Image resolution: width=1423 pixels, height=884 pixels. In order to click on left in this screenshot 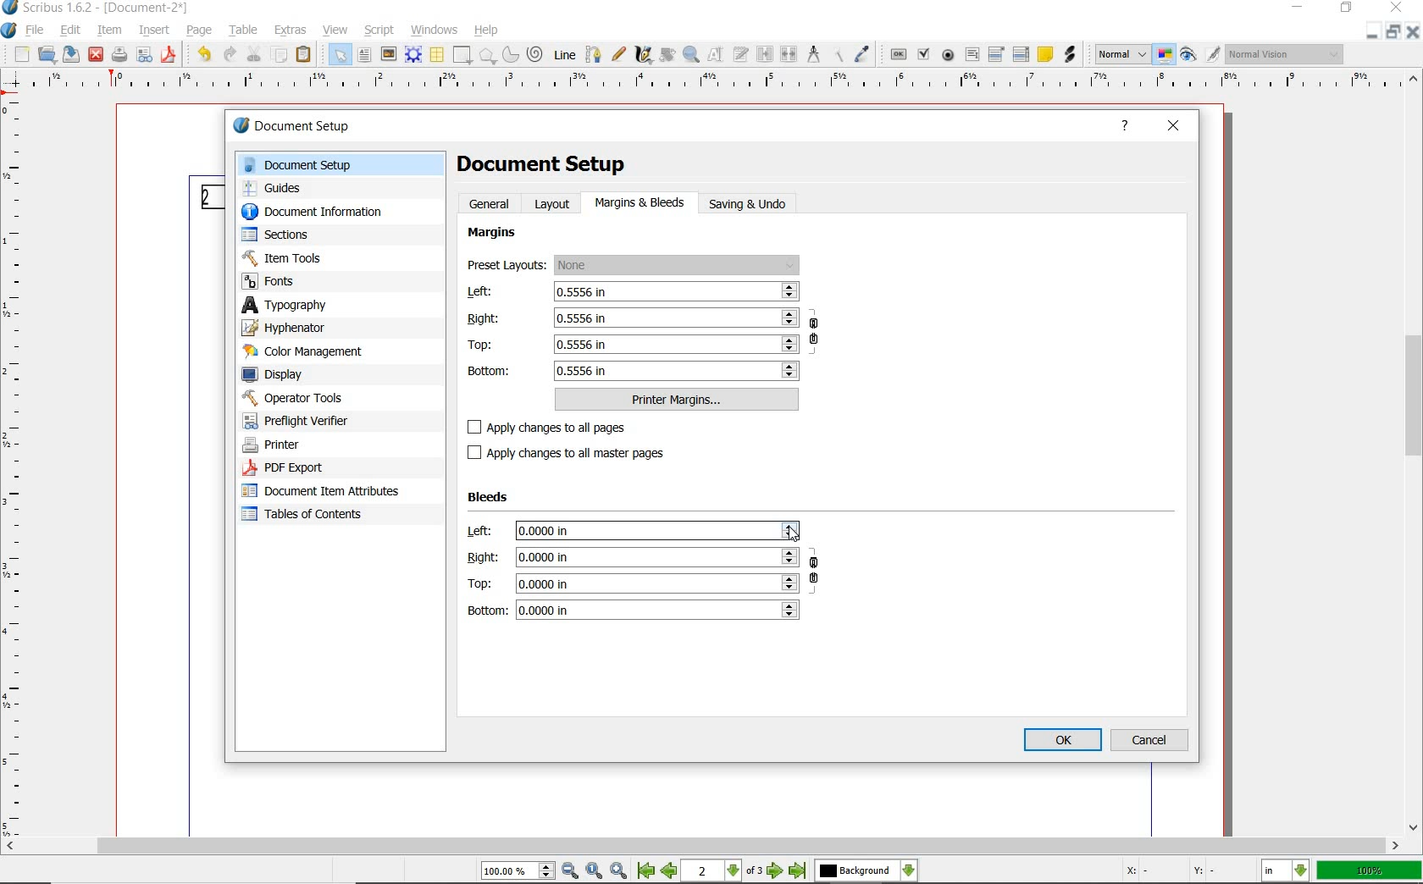, I will do `click(632, 292)`.